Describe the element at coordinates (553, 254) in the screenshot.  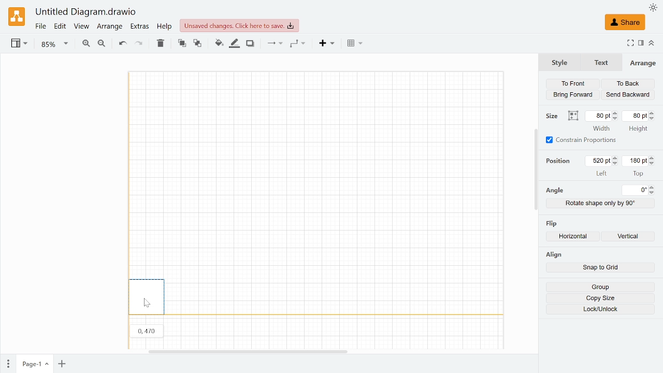
I see `align` at that location.